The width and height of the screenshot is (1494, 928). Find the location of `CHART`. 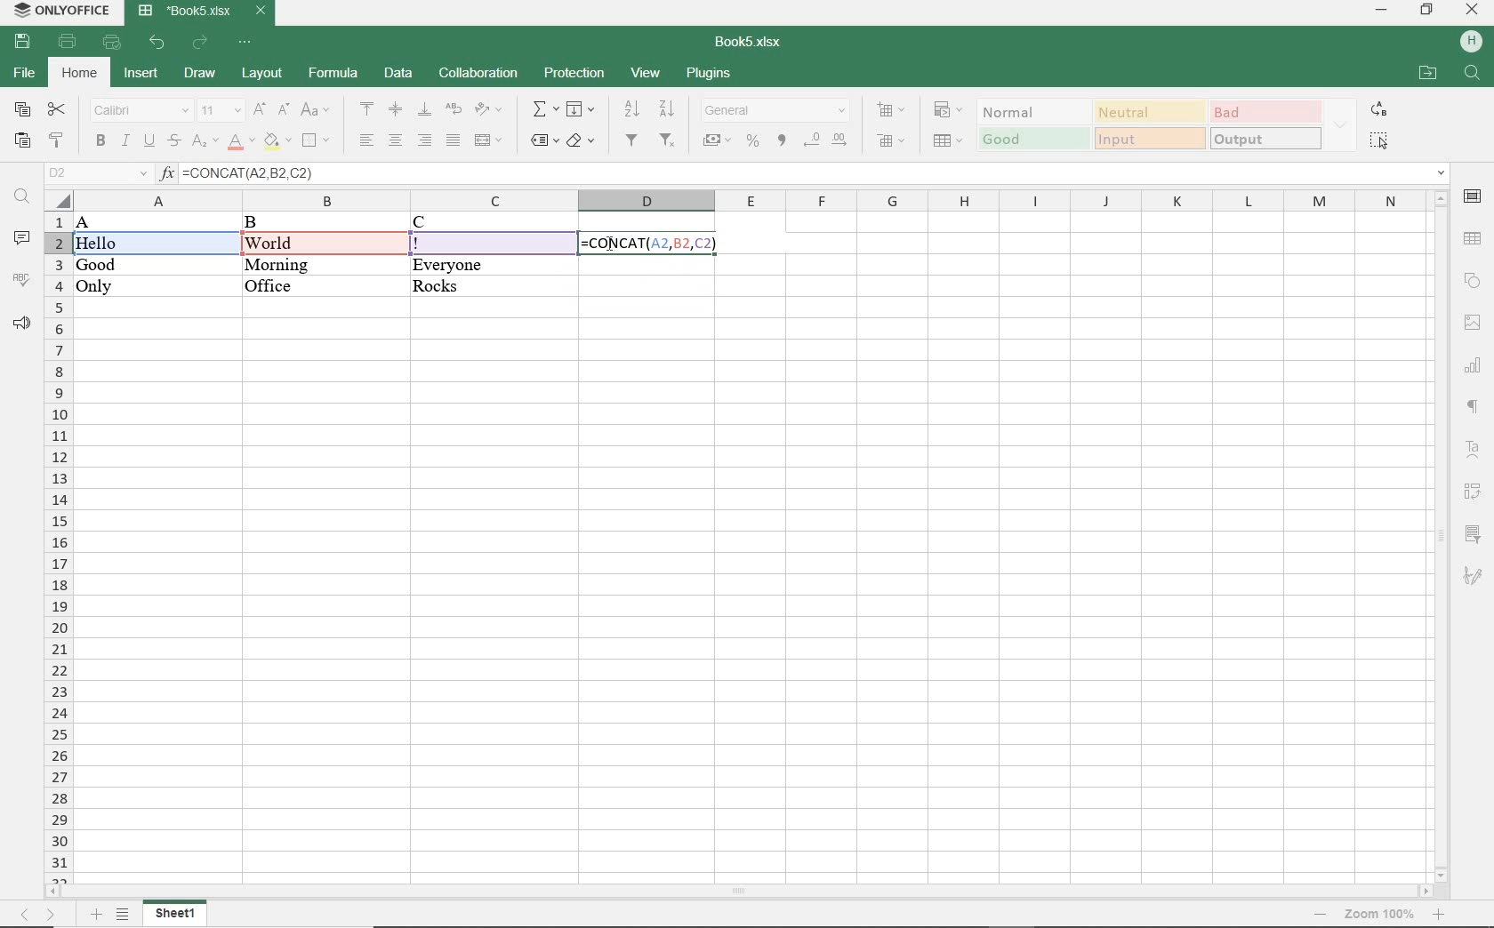

CHART is located at coordinates (1474, 364).